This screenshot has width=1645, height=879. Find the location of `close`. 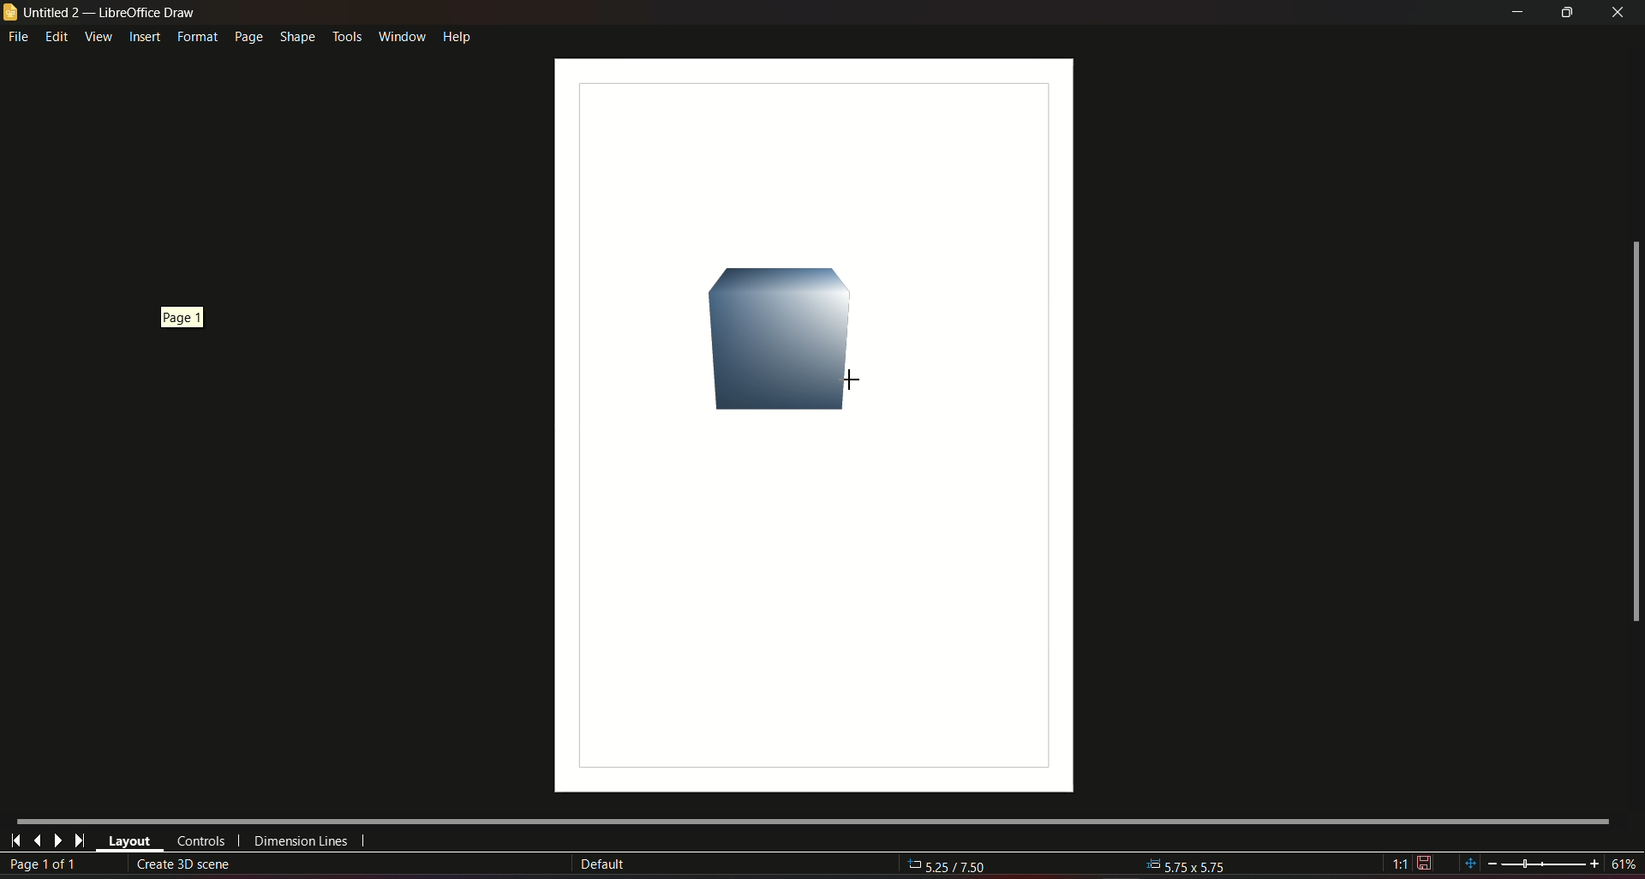

close is located at coordinates (1619, 12).